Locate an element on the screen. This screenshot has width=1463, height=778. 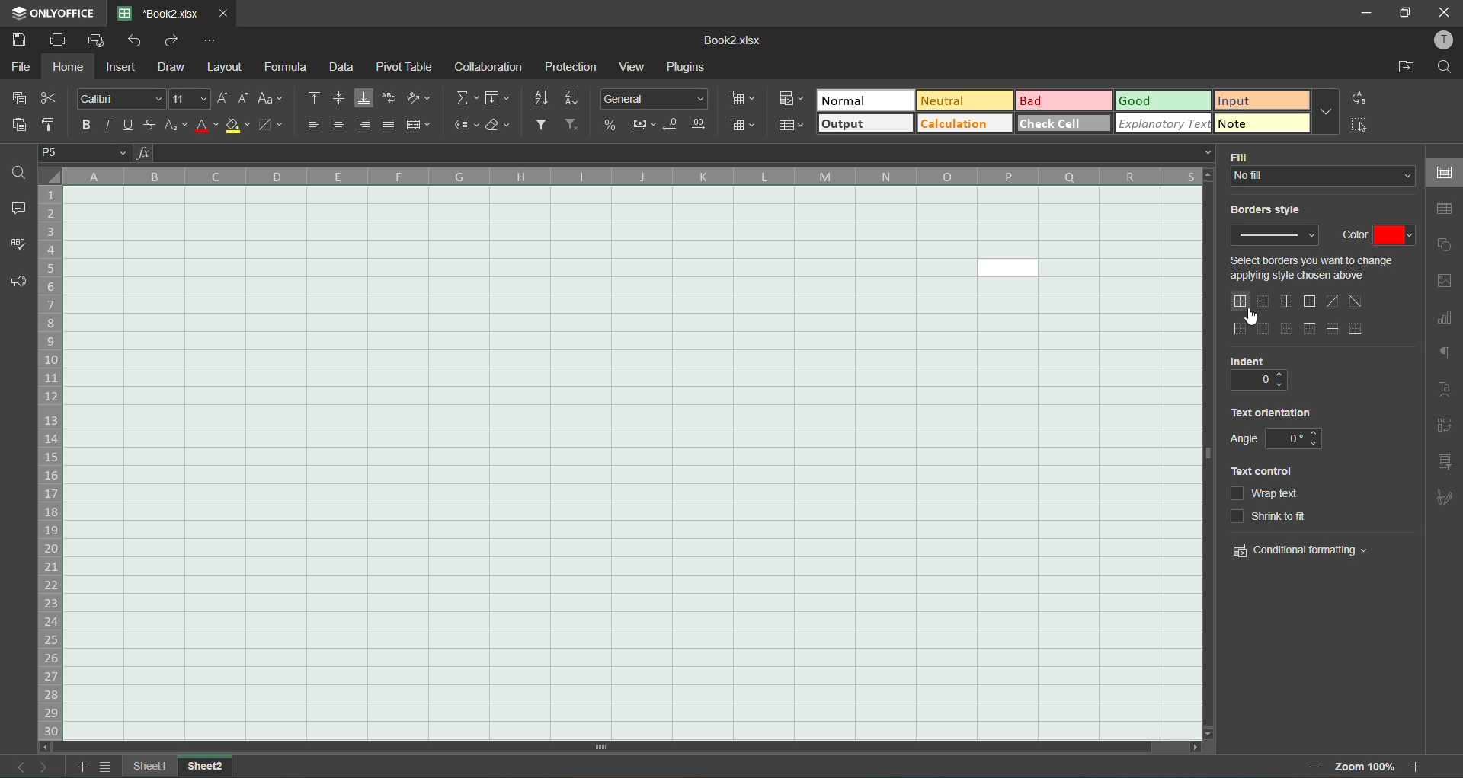
home is located at coordinates (72, 69).